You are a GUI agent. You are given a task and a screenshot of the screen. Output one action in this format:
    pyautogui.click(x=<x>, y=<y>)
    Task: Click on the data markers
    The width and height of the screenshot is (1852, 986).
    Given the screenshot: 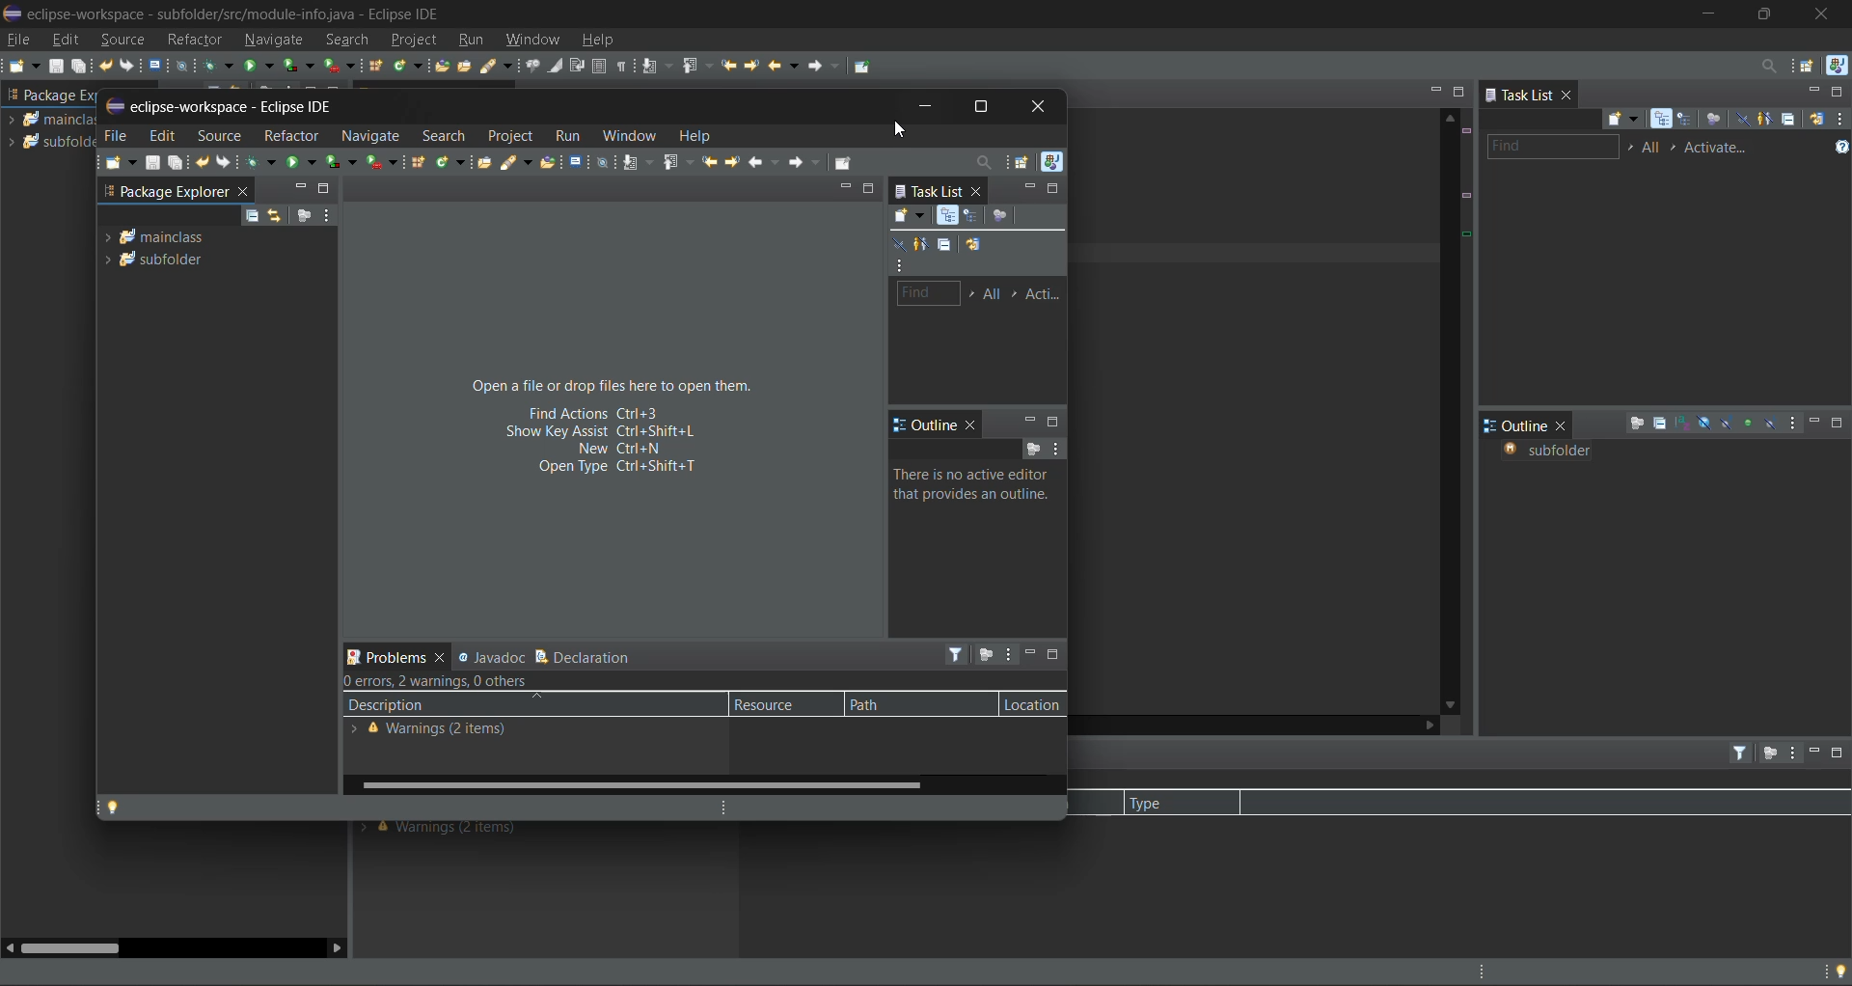 What is the action you would take?
    pyautogui.click(x=1465, y=228)
    